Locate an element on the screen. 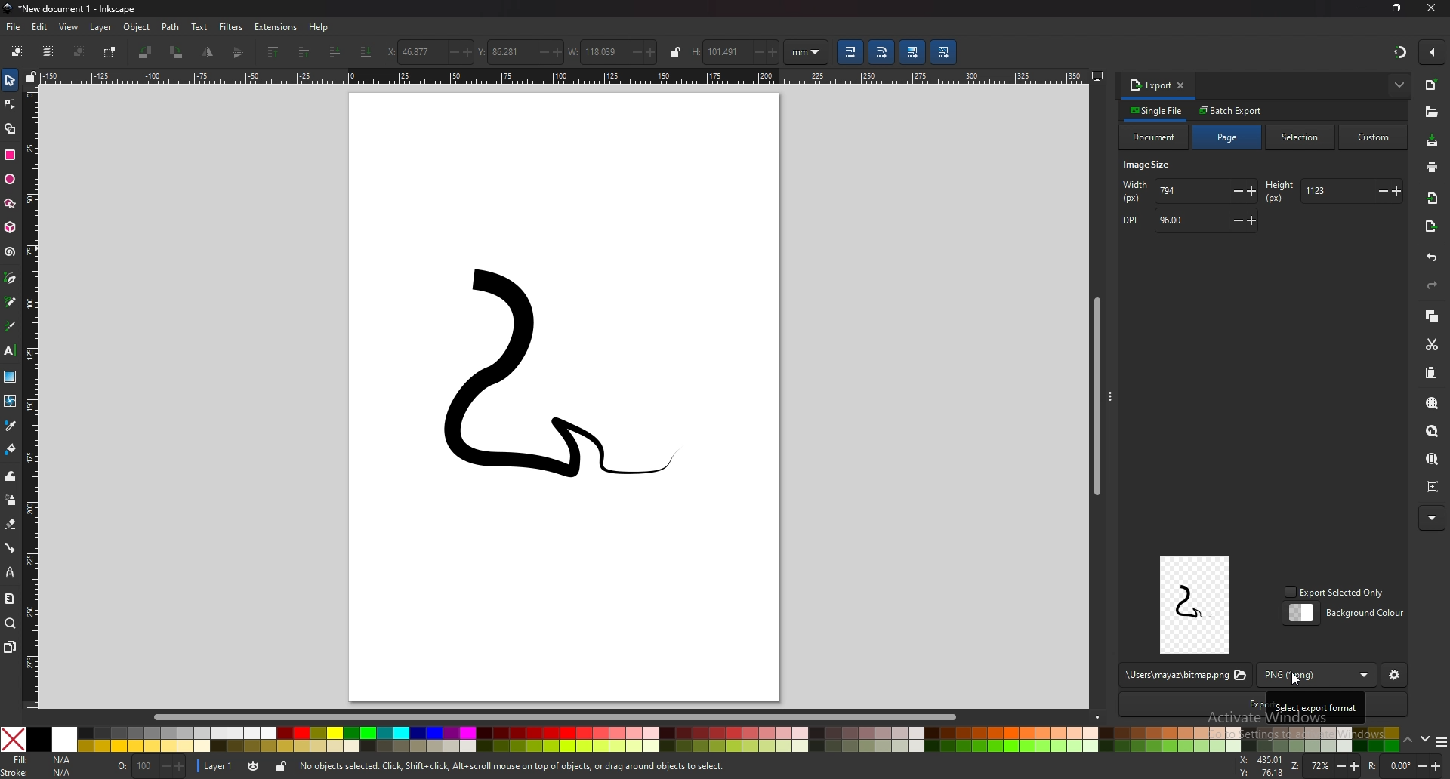 This screenshot has height=779, width=1450. node is located at coordinates (10, 104).